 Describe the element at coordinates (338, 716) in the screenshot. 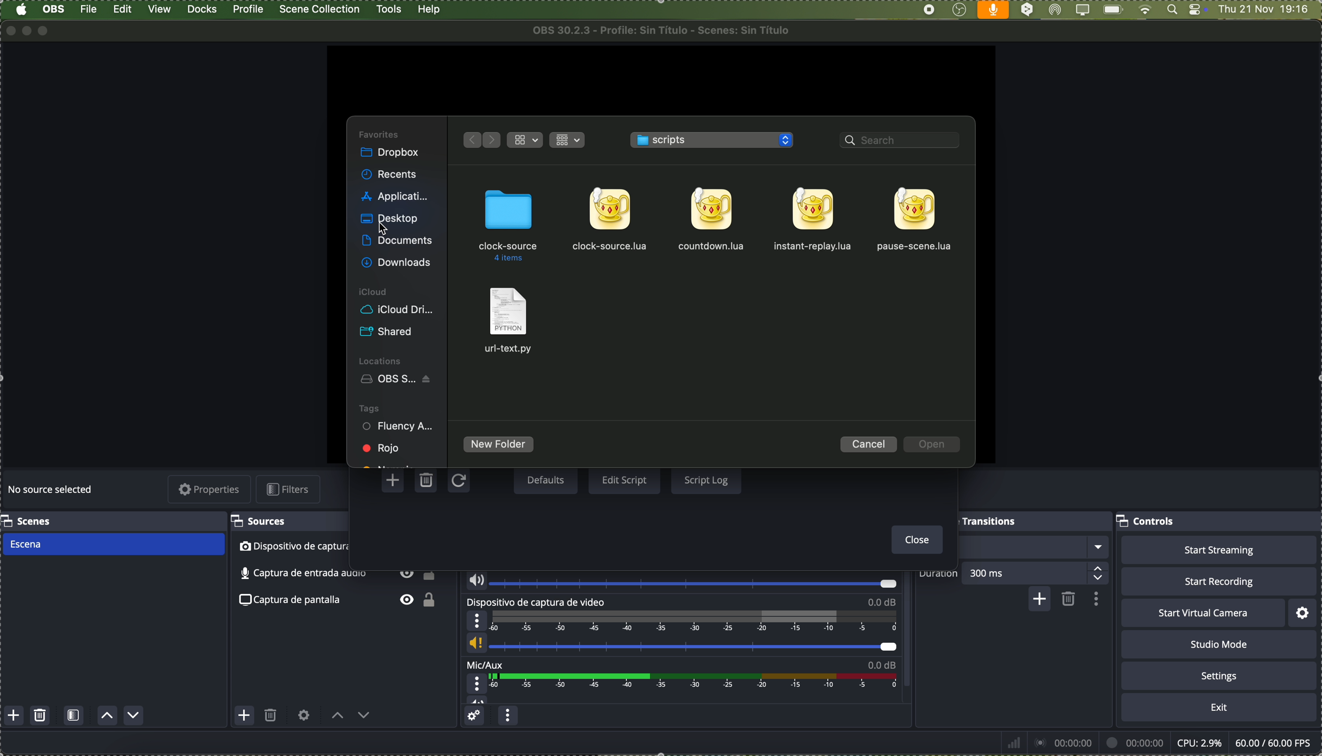

I see `move source up` at that location.